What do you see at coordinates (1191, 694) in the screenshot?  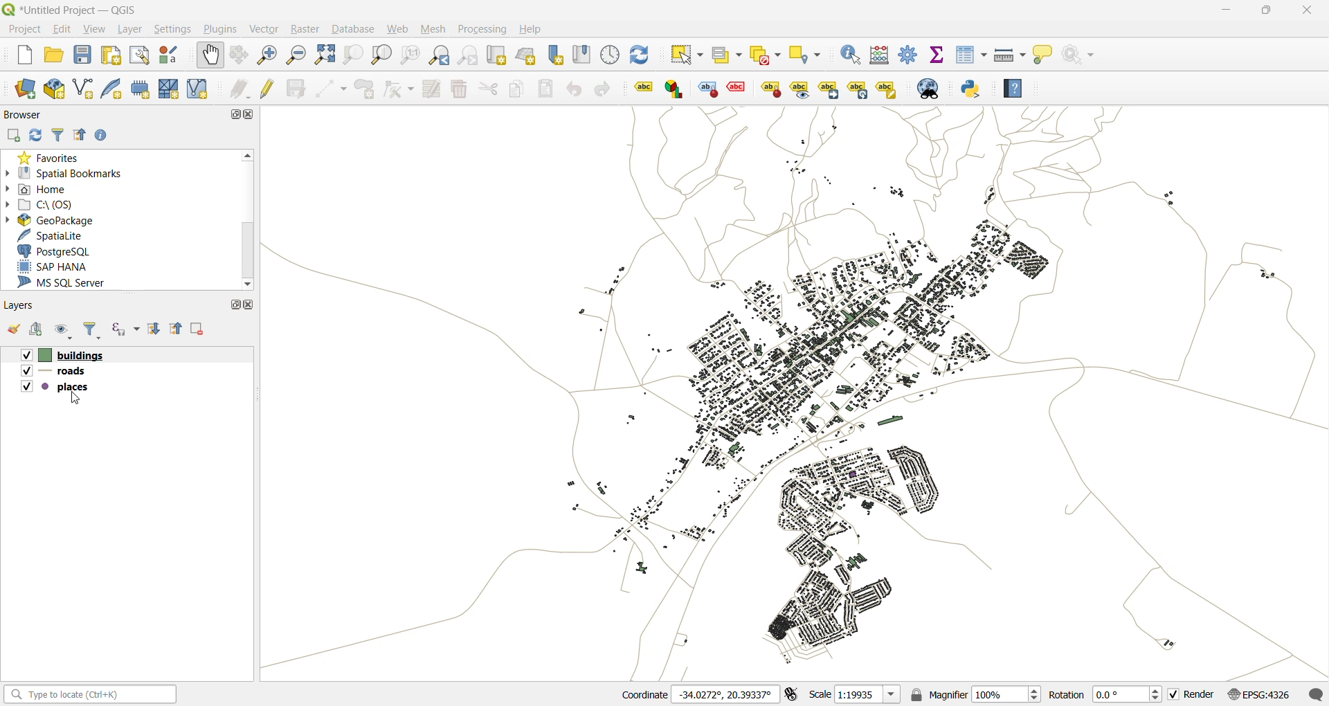 I see `render` at bounding box center [1191, 694].